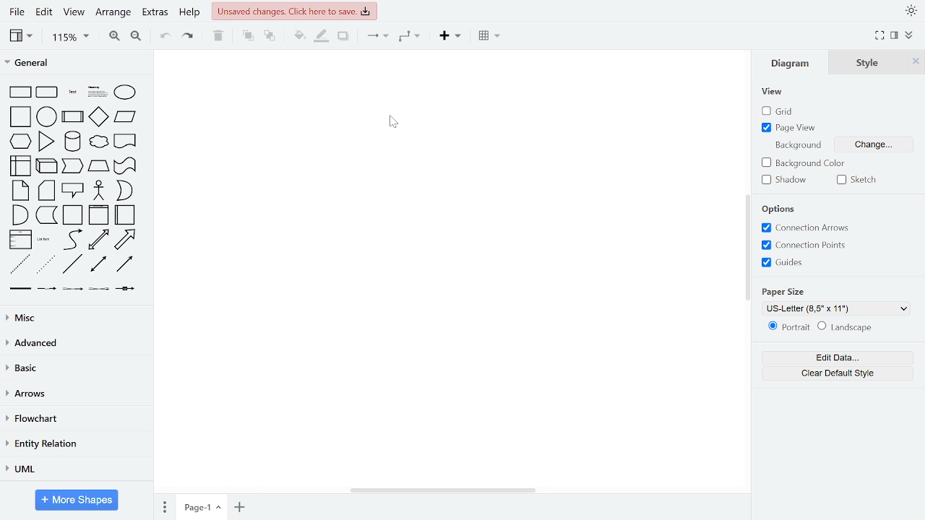  I want to click on file, so click(17, 12).